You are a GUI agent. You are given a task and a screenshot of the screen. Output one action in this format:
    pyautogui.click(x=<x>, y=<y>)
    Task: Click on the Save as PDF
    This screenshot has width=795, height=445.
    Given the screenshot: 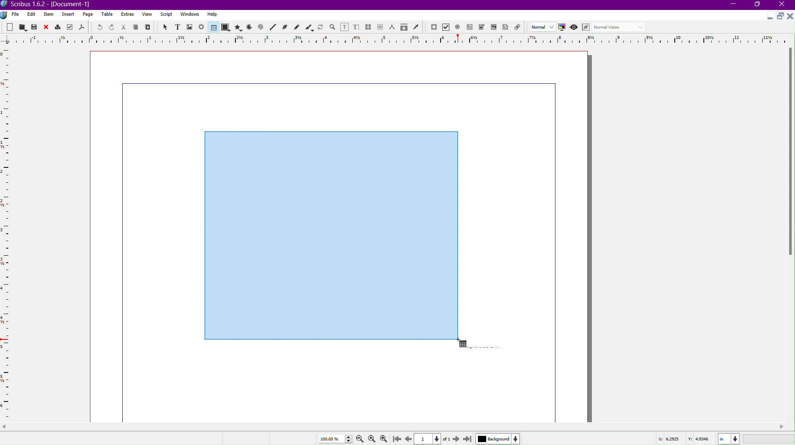 What is the action you would take?
    pyautogui.click(x=81, y=27)
    